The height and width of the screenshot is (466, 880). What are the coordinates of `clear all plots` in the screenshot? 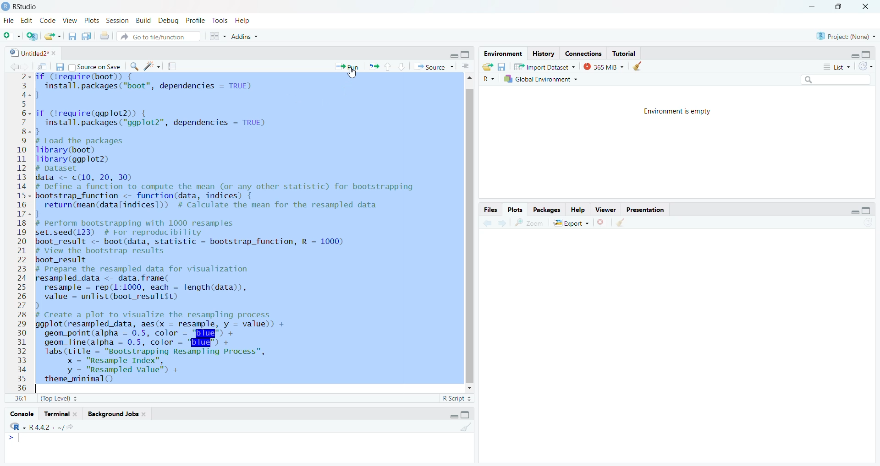 It's located at (620, 222).